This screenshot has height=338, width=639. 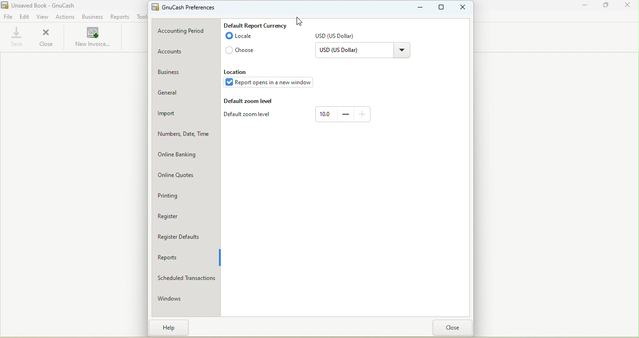 What do you see at coordinates (421, 7) in the screenshot?
I see `Minimize` at bounding box center [421, 7].